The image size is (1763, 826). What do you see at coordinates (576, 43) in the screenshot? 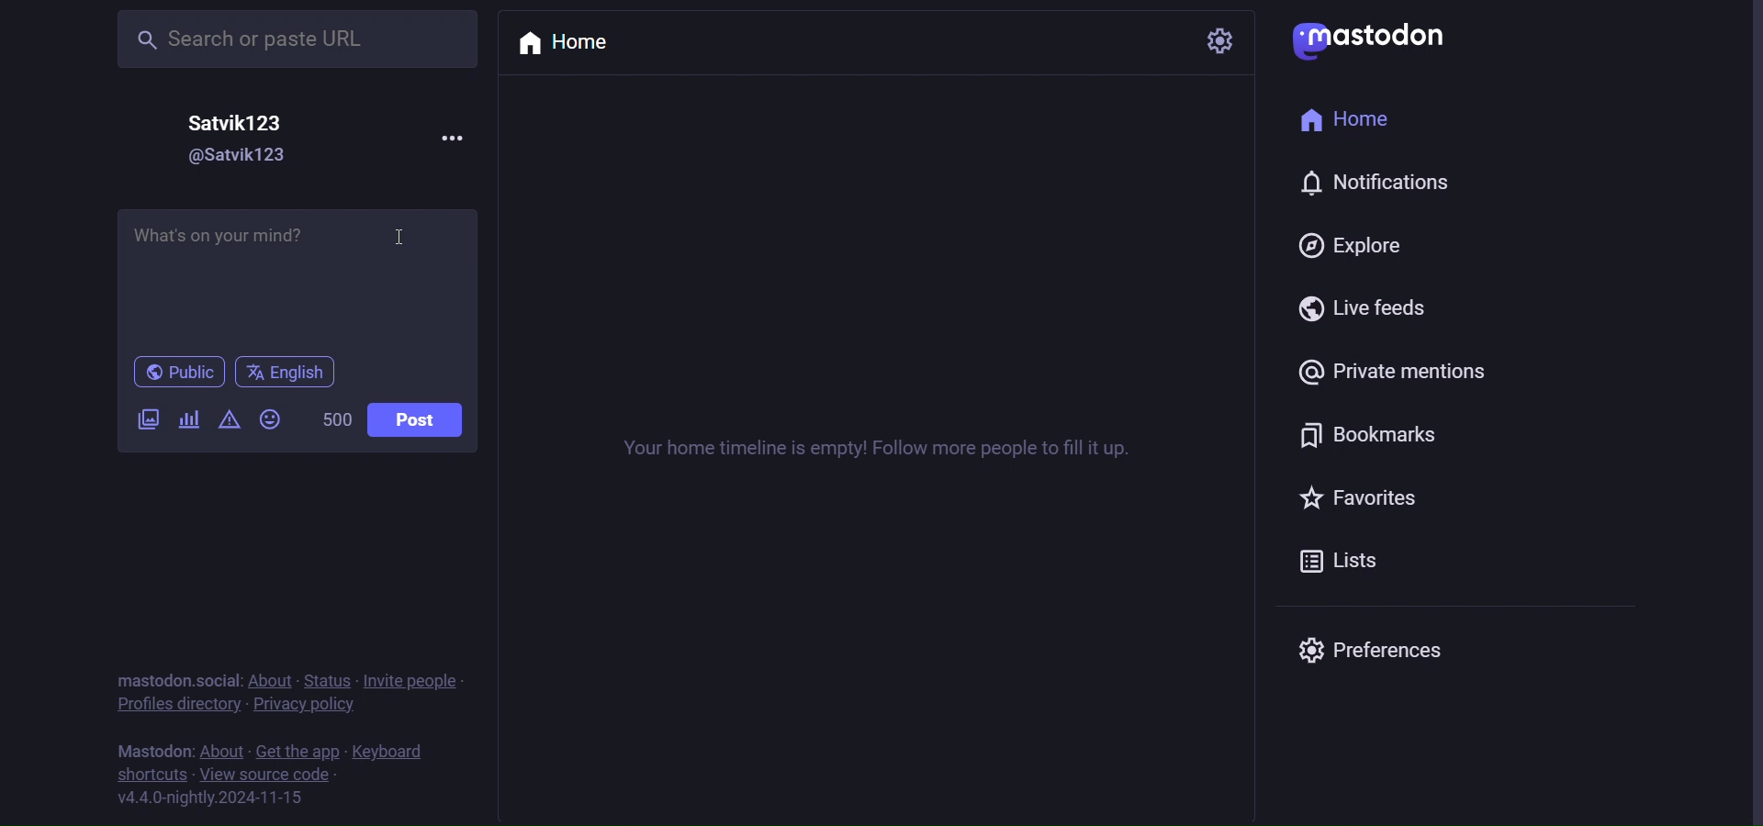
I see `home` at bounding box center [576, 43].